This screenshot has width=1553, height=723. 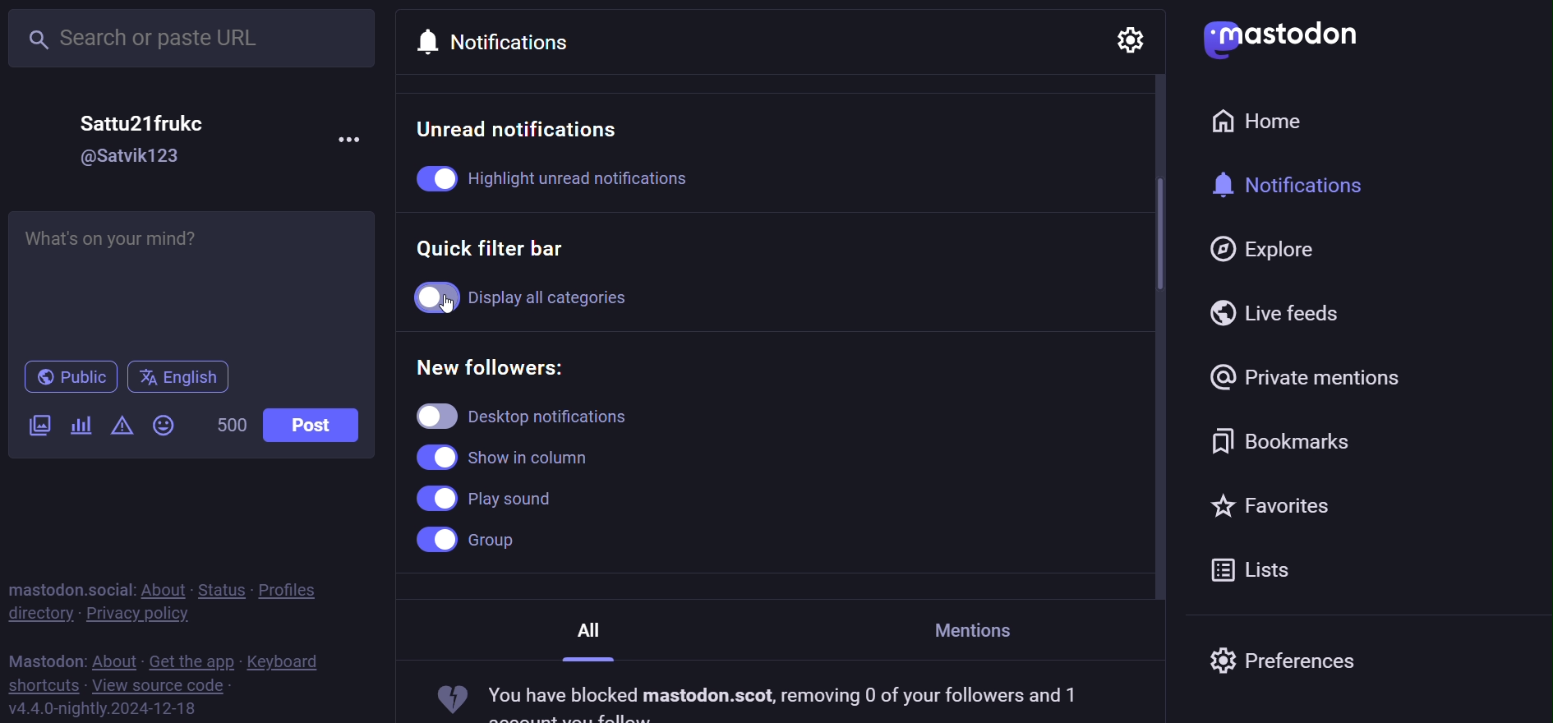 I want to click on preferences, so click(x=1284, y=665).